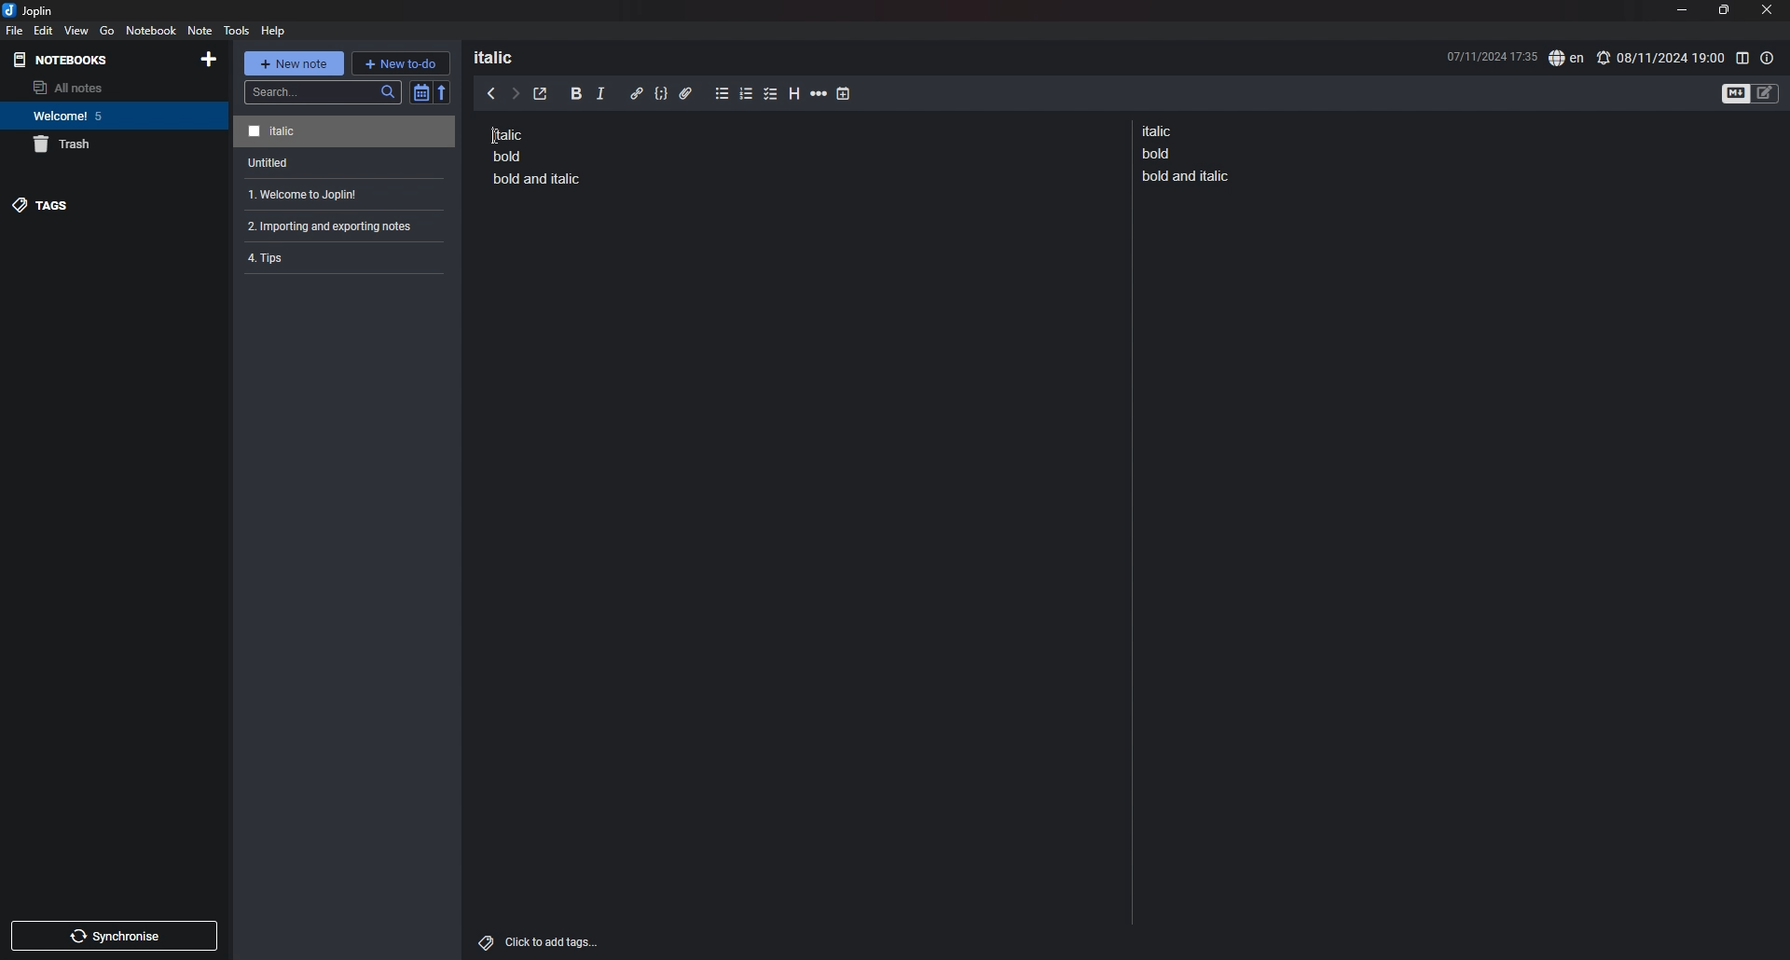  What do you see at coordinates (844, 93) in the screenshot?
I see `add time` at bounding box center [844, 93].